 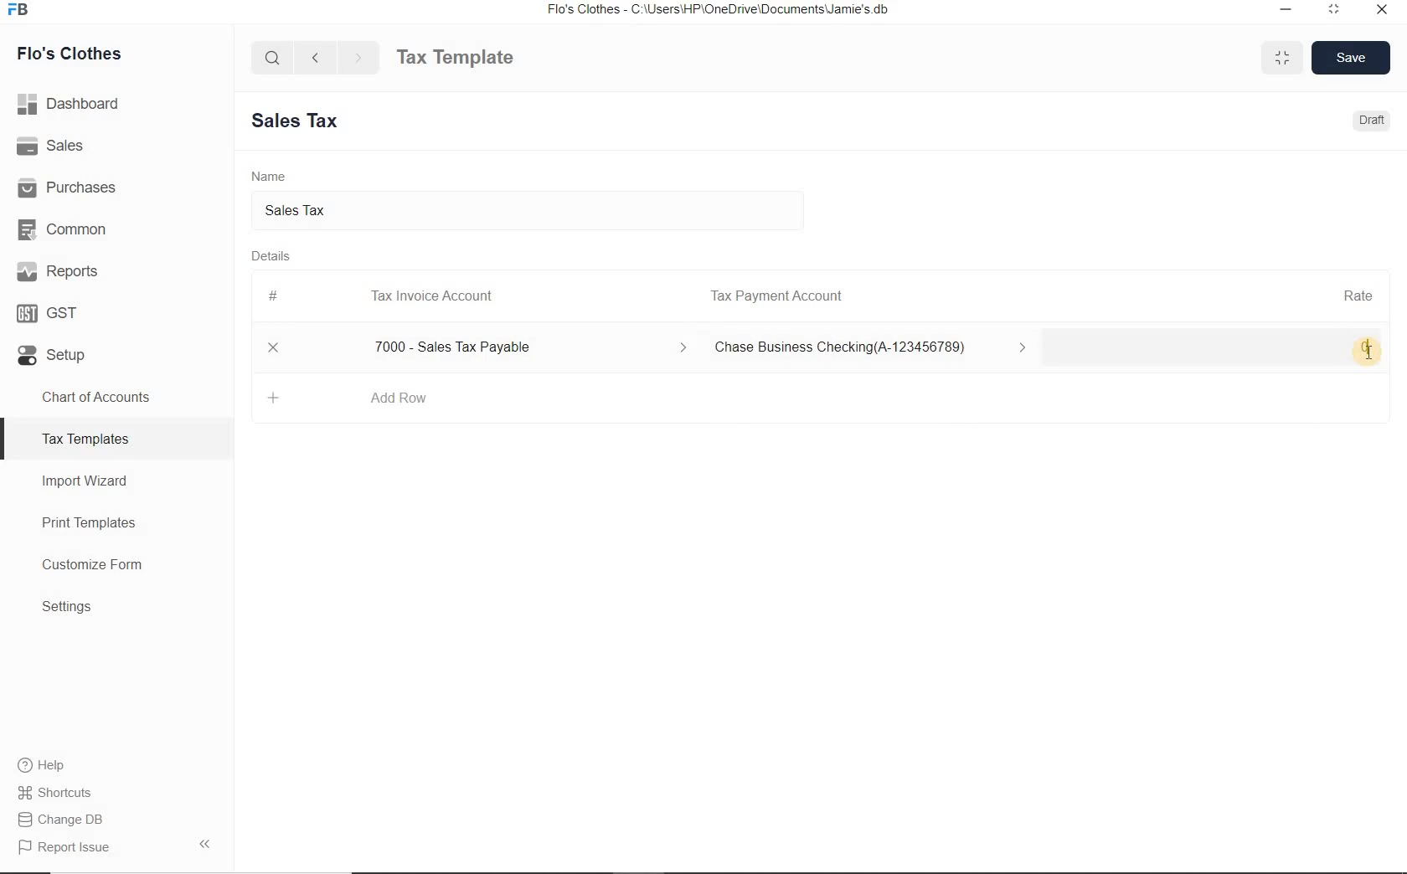 What do you see at coordinates (117, 522) in the screenshot?
I see `Print Templates` at bounding box center [117, 522].